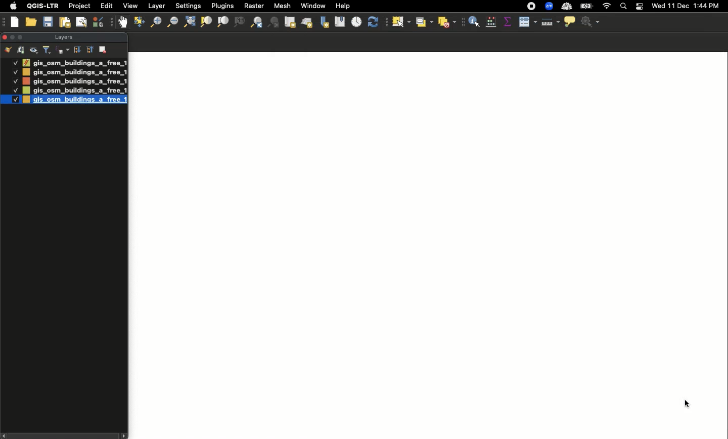  What do you see at coordinates (171, 22) in the screenshot?
I see `Zoom out ` at bounding box center [171, 22].